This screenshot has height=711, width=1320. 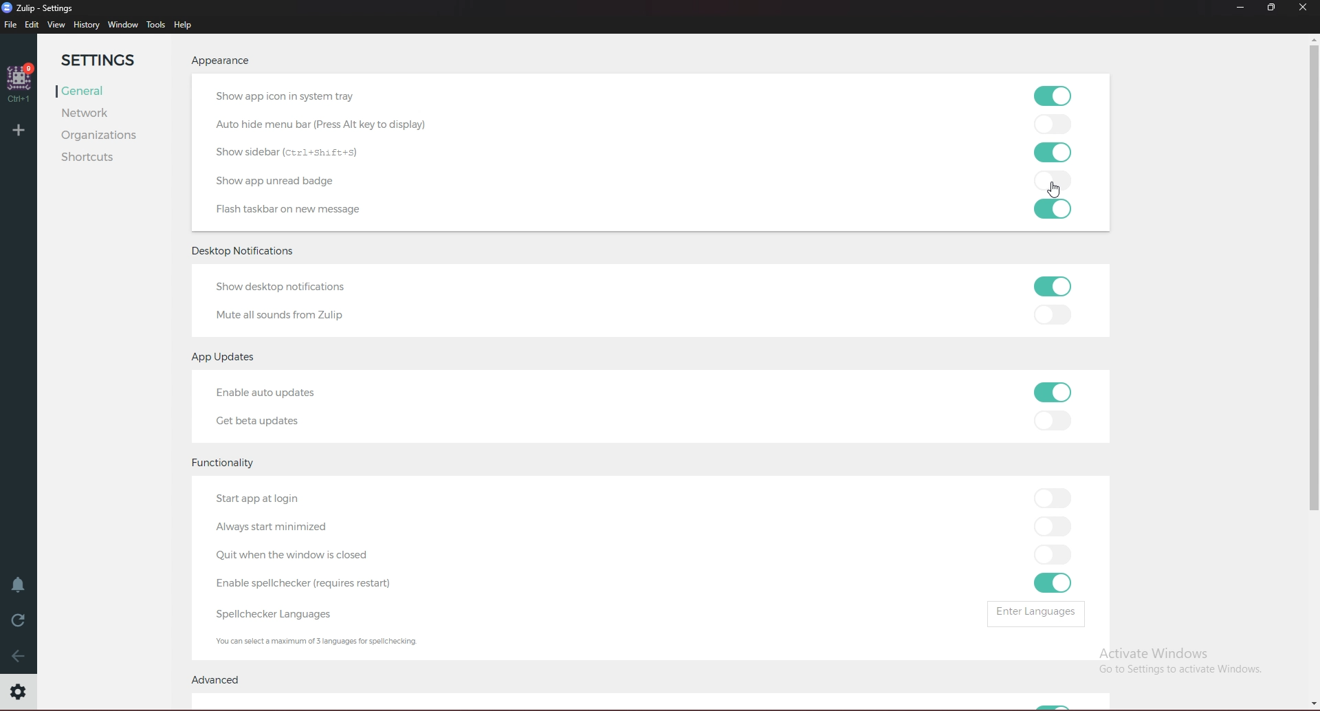 I want to click on spell checker languages, so click(x=285, y=615).